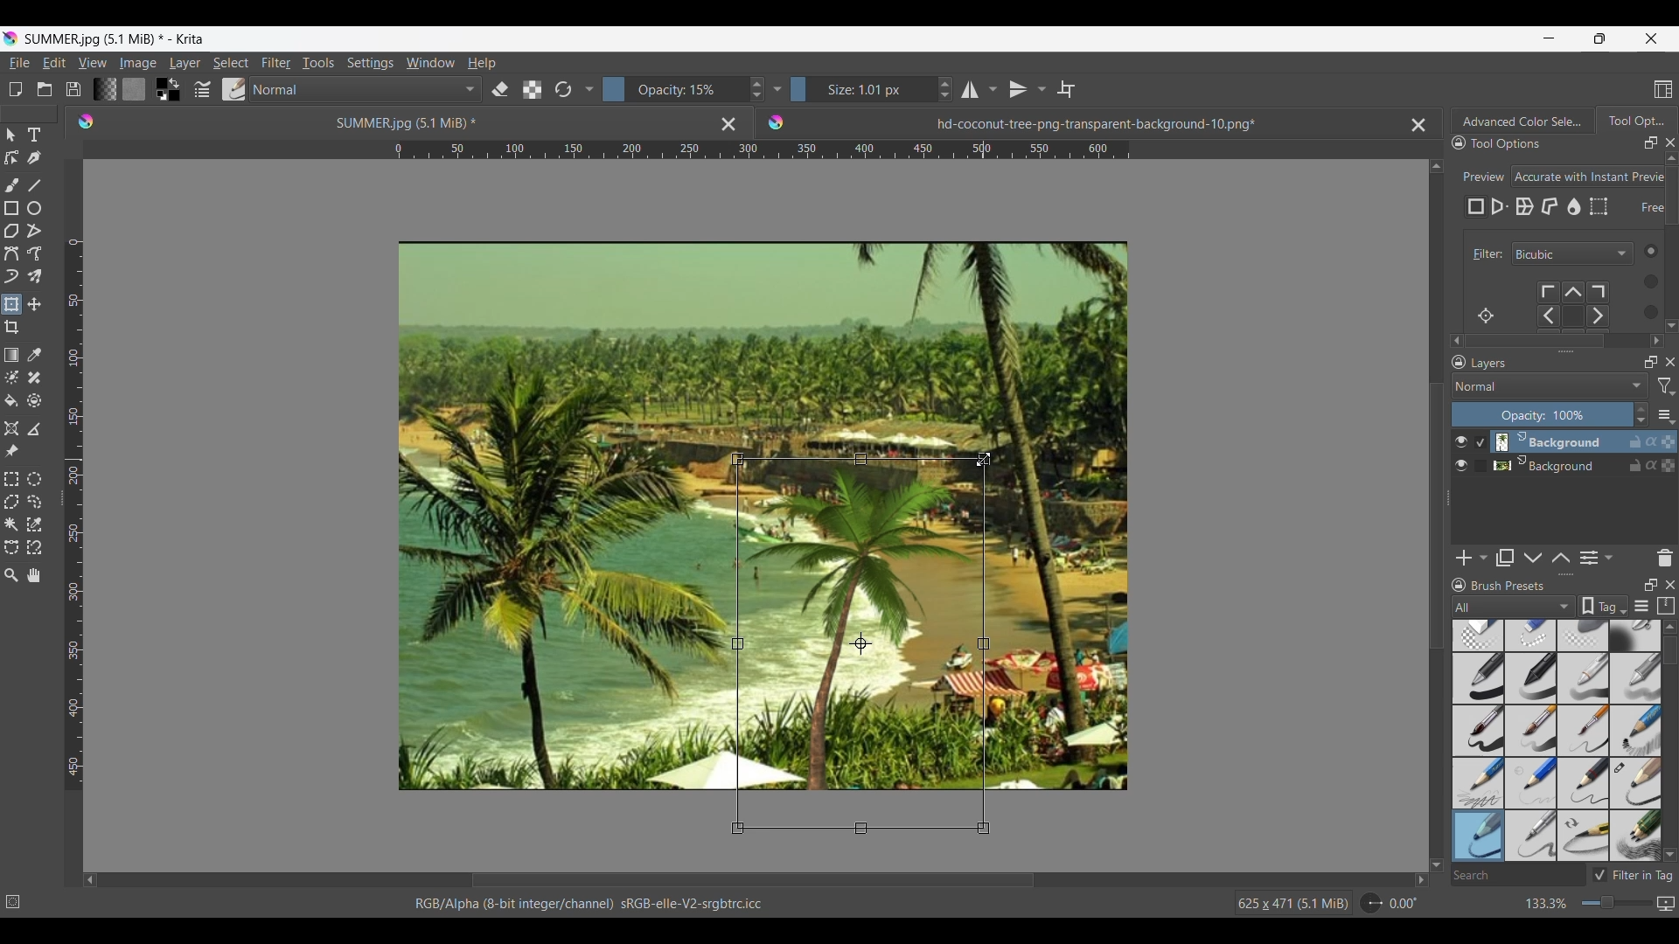  I want to click on Assistant tool, so click(11, 428).